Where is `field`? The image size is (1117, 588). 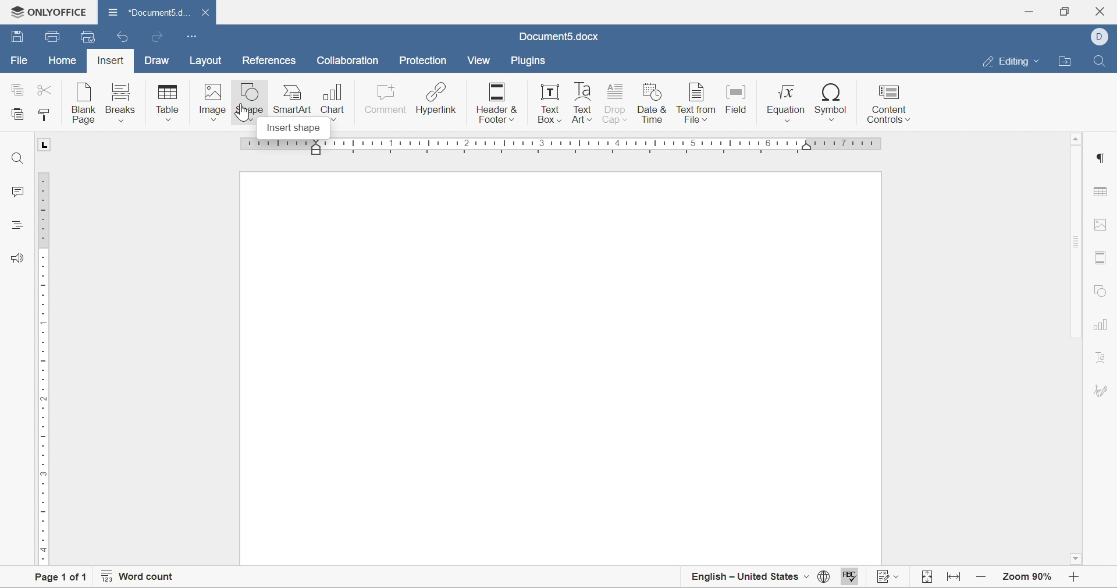
field is located at coordinates (739, 99).